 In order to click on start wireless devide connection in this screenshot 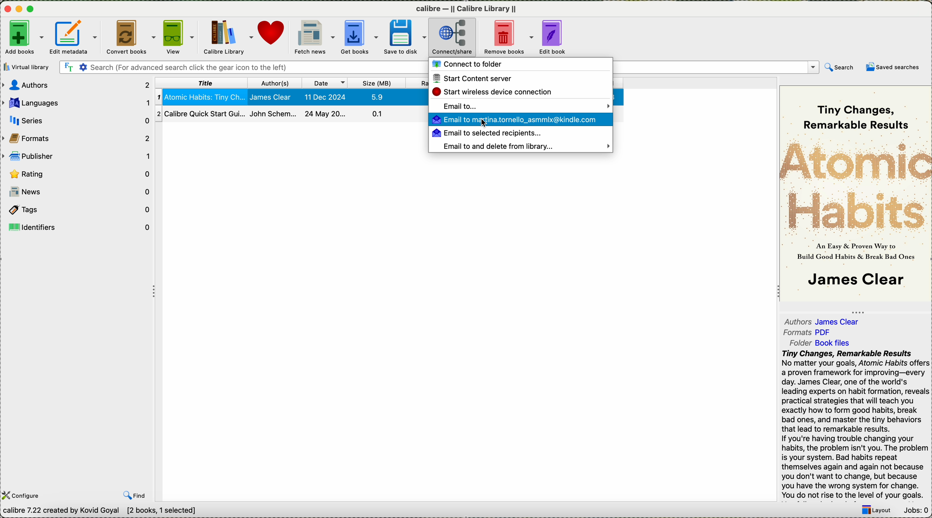, I will do `click(492, 91)`.